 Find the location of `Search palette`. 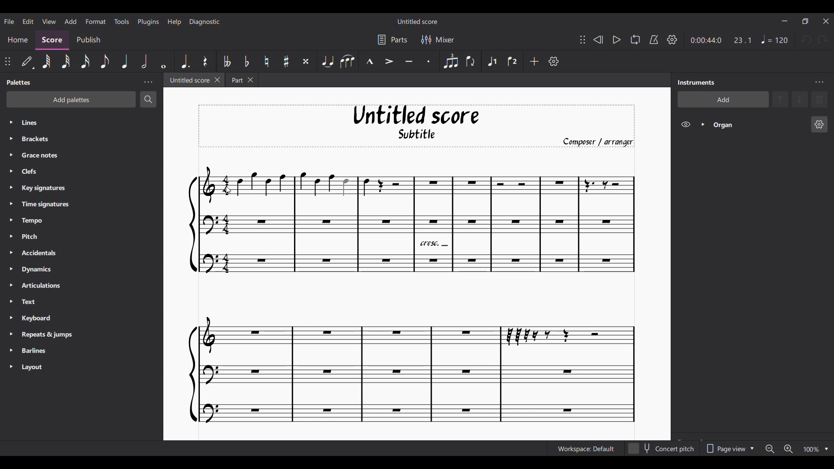

Search palette is located at coordinates (148, 99).